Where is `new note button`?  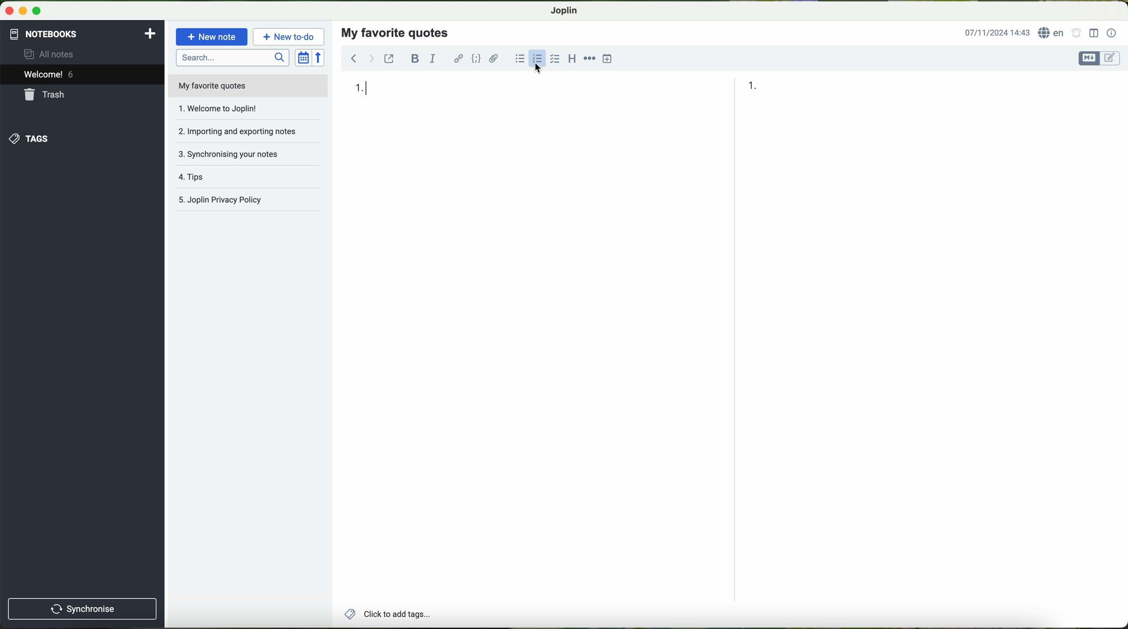 new note button is located at coordinates (212, 37).